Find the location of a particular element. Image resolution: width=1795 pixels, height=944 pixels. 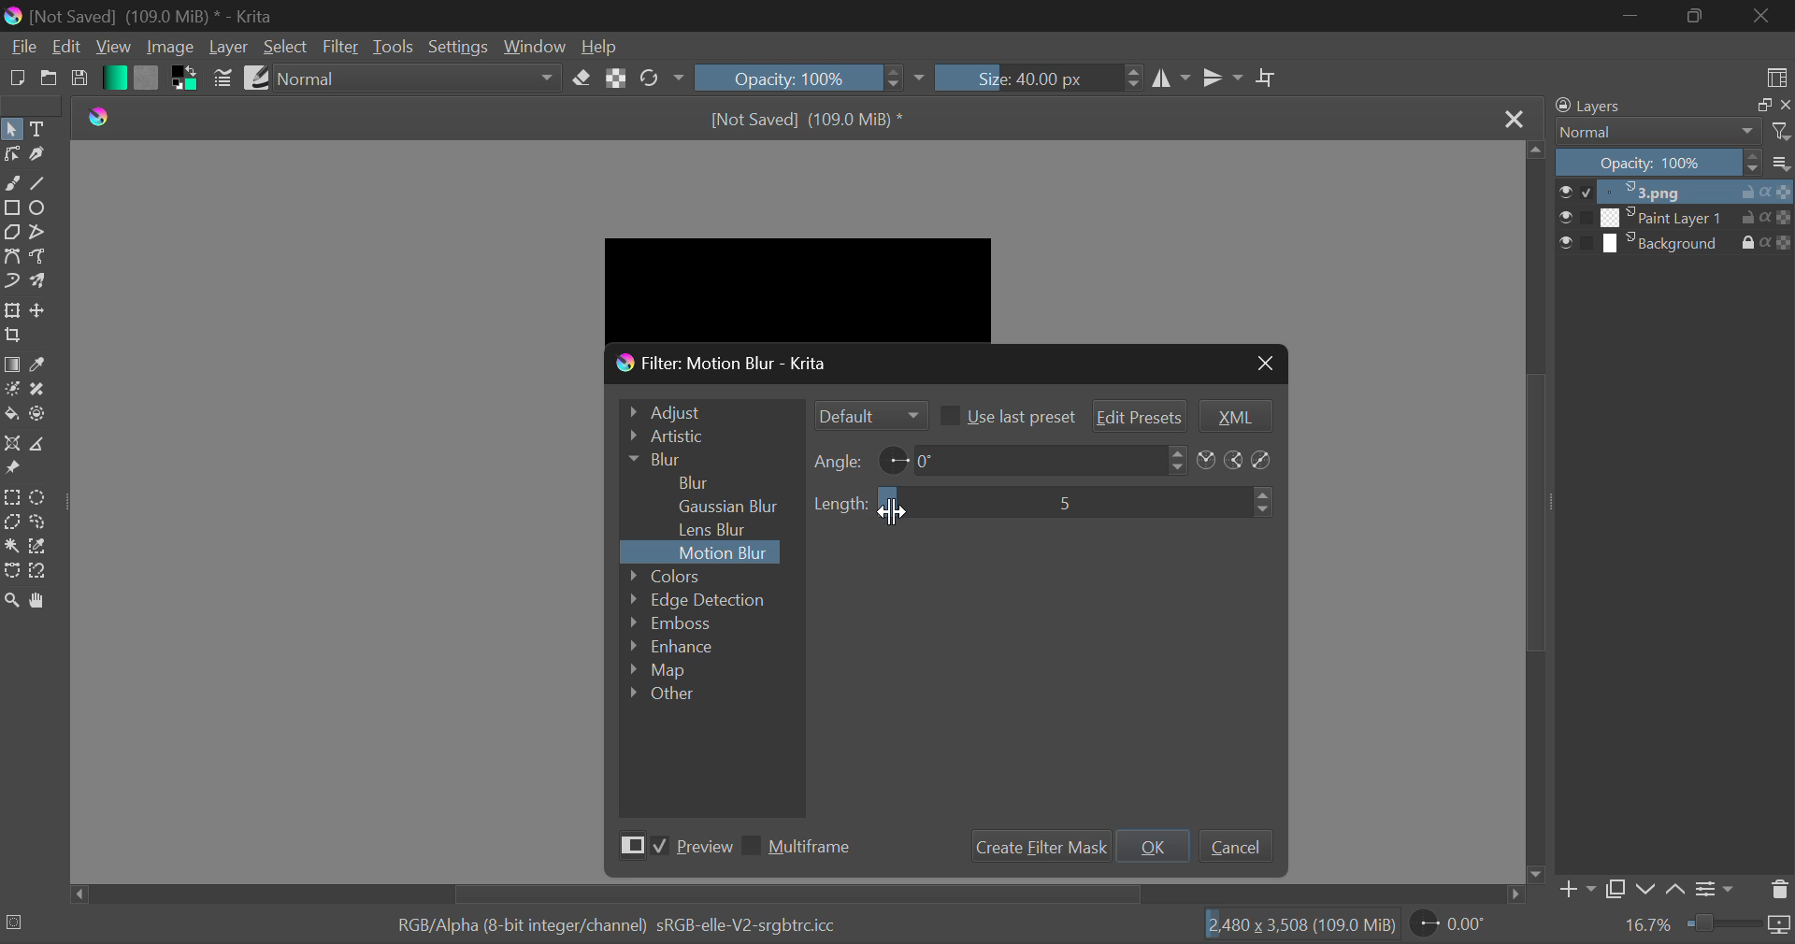

Create Filter Mask is located at coordinates (1037, 847).